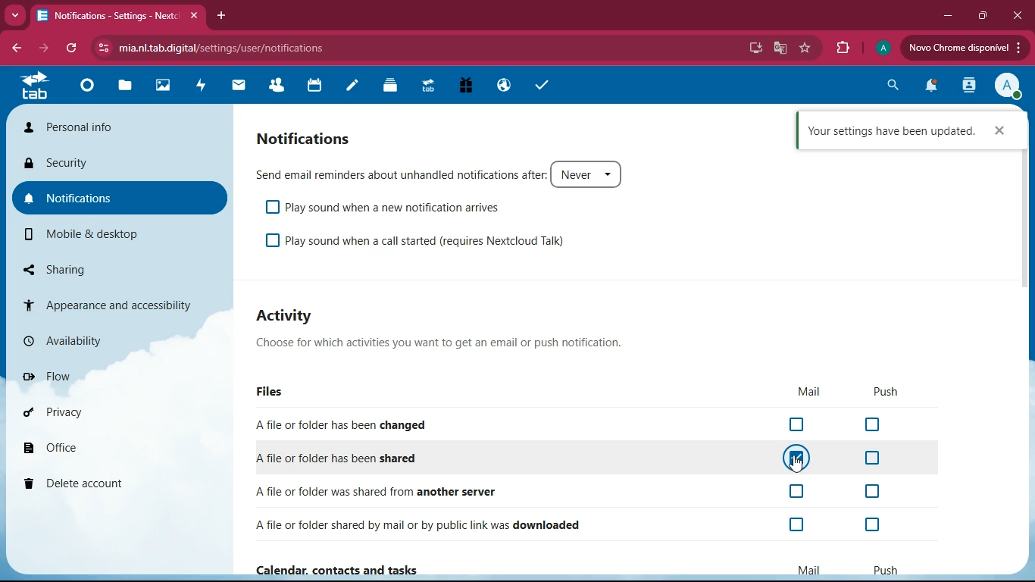 Image resolution: width=1035 pixels, height=582 pixels. Describe the element at coordinates (349, 457) in the screenshot. I see `shared` at that location.